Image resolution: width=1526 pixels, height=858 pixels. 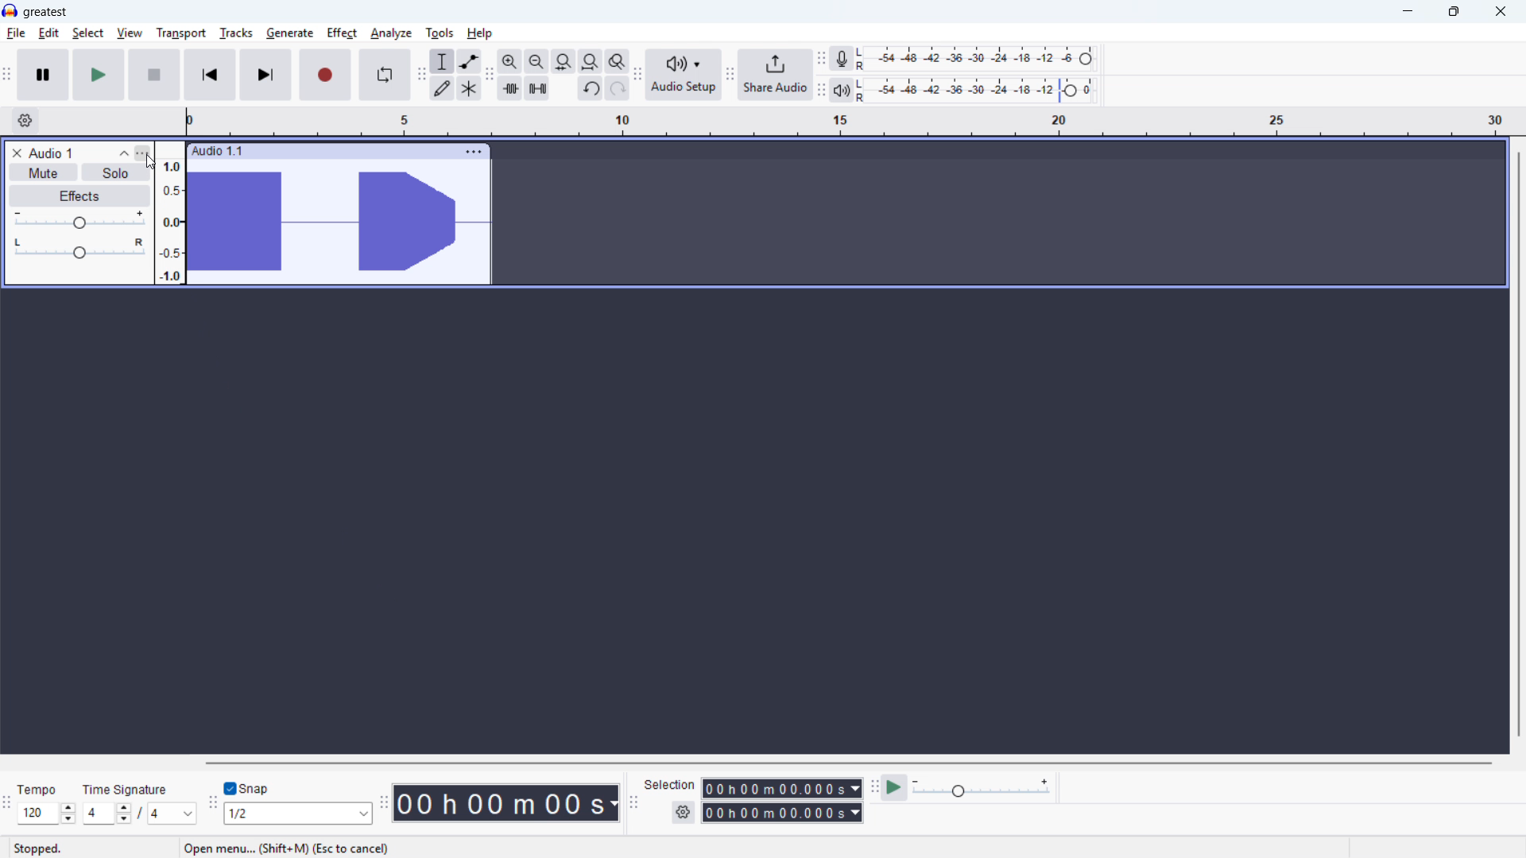 What do you see at coordinates (840, 59) in the screenshot?
I see `recording meter` at bounding box center [840, 59].